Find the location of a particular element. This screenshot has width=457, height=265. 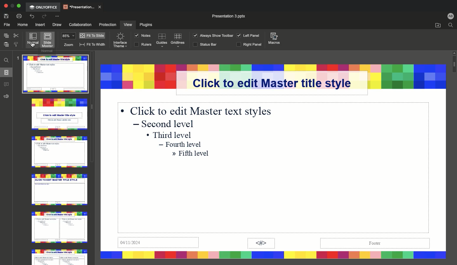

Macros is located at coordinates (274, 39).